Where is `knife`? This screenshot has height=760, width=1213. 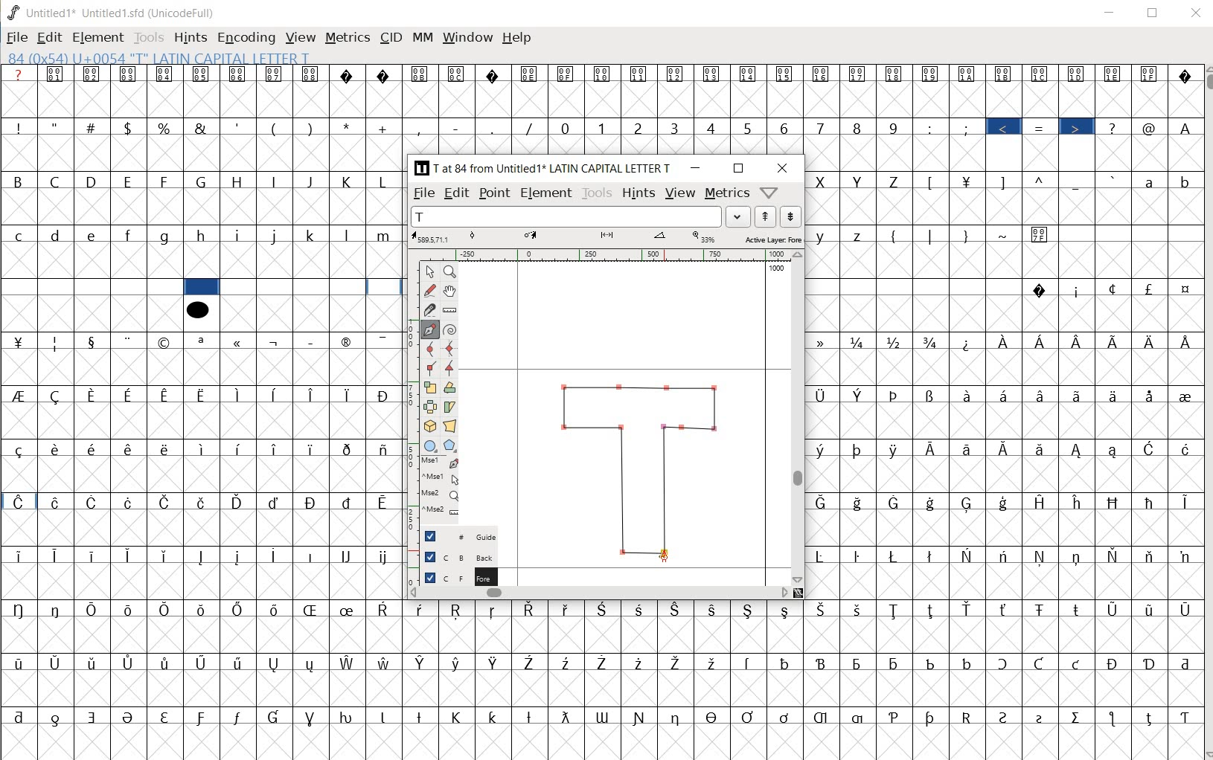 knife is located at coordinates (430, 309).